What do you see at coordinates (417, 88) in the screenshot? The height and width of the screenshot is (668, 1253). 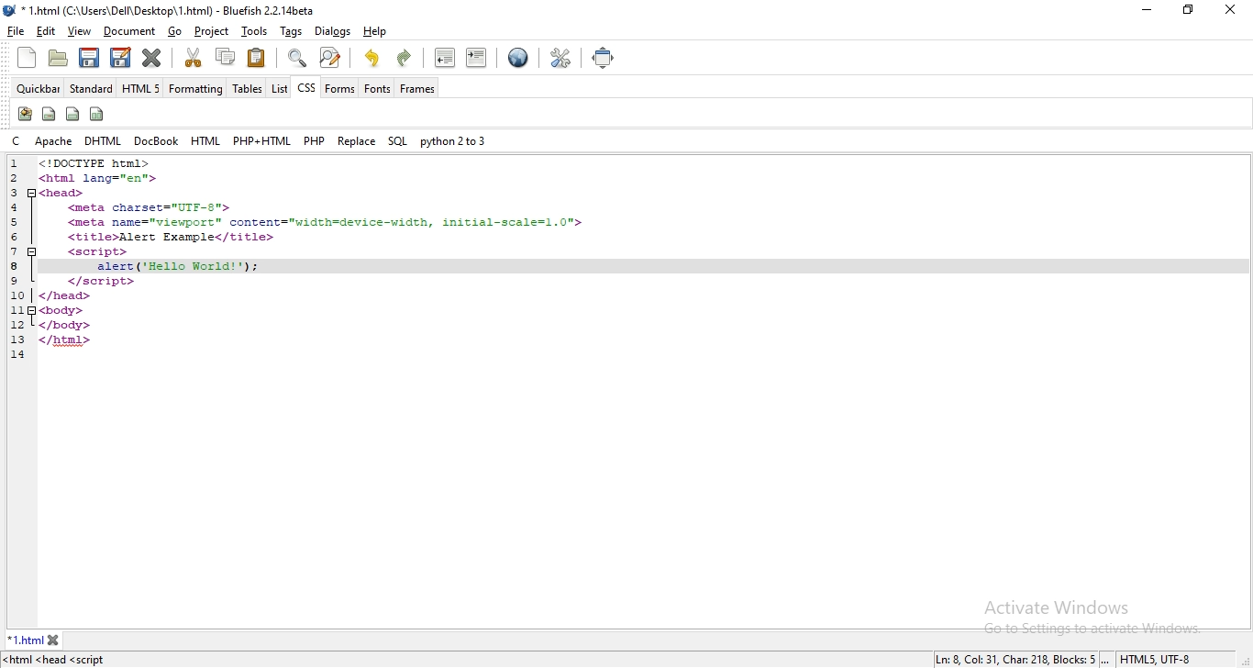 I see `frames` at bounding box center [417, 88].